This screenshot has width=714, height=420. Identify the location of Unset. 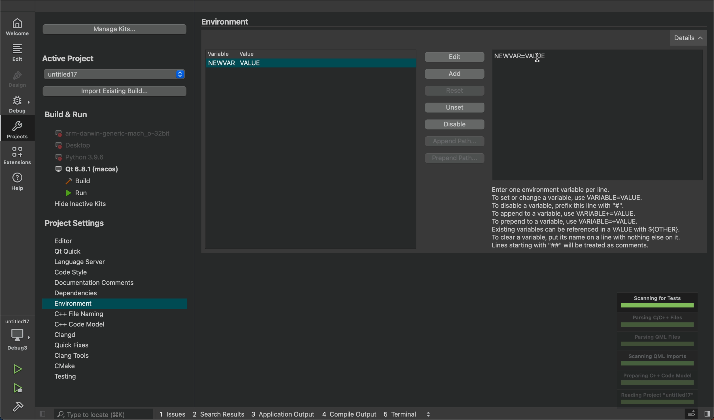
(455, 108).